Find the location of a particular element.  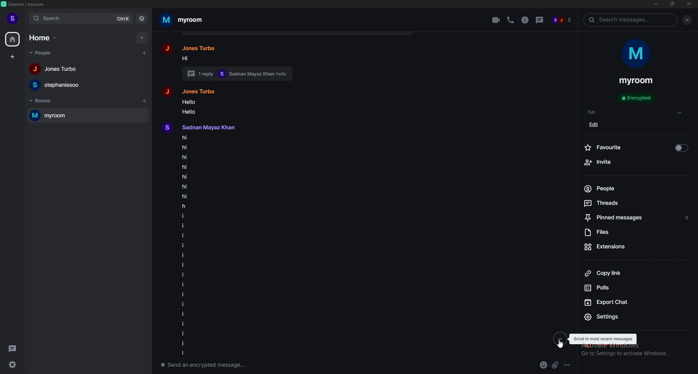

options is located at coordinates (567, 364).